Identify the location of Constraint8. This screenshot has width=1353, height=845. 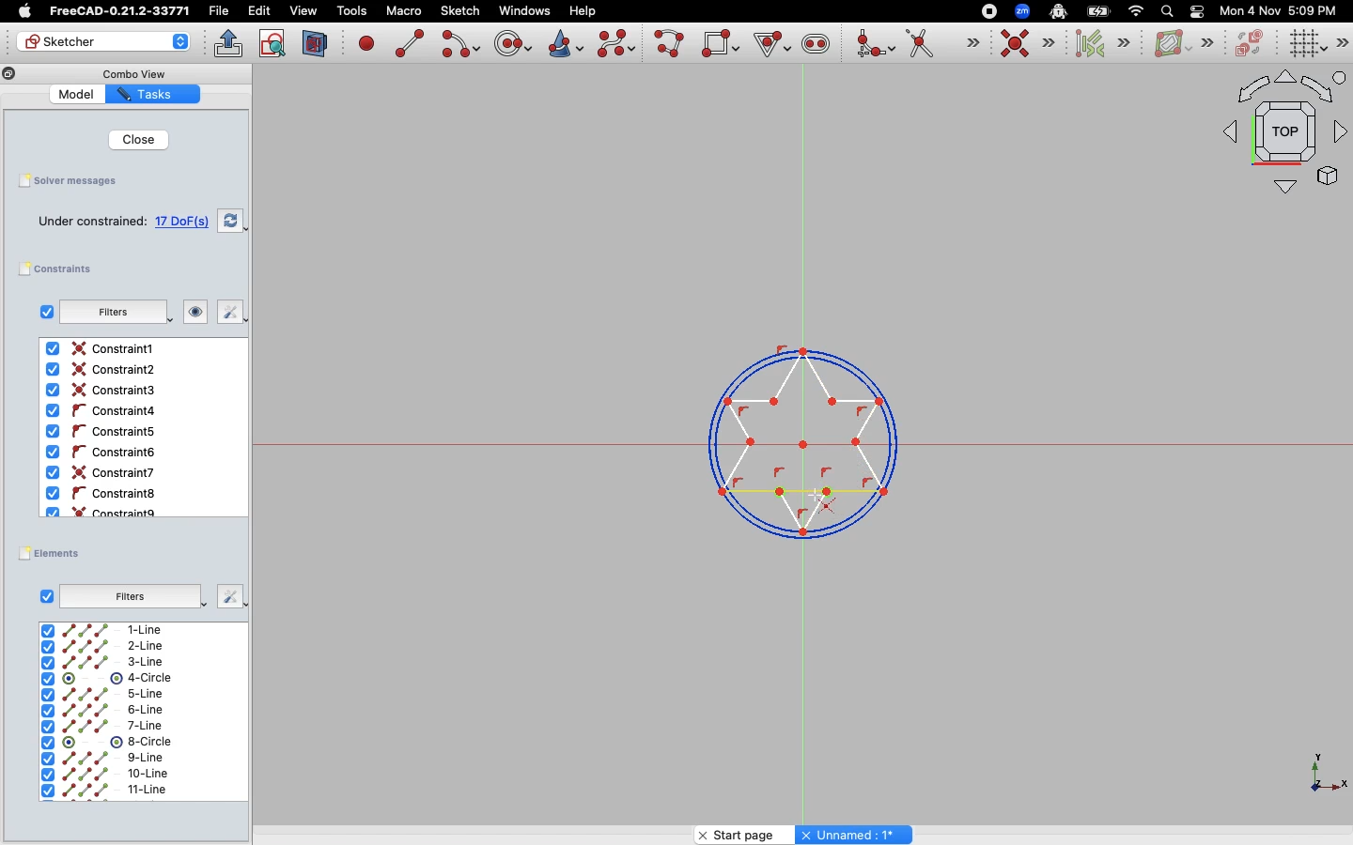
(103, 494).